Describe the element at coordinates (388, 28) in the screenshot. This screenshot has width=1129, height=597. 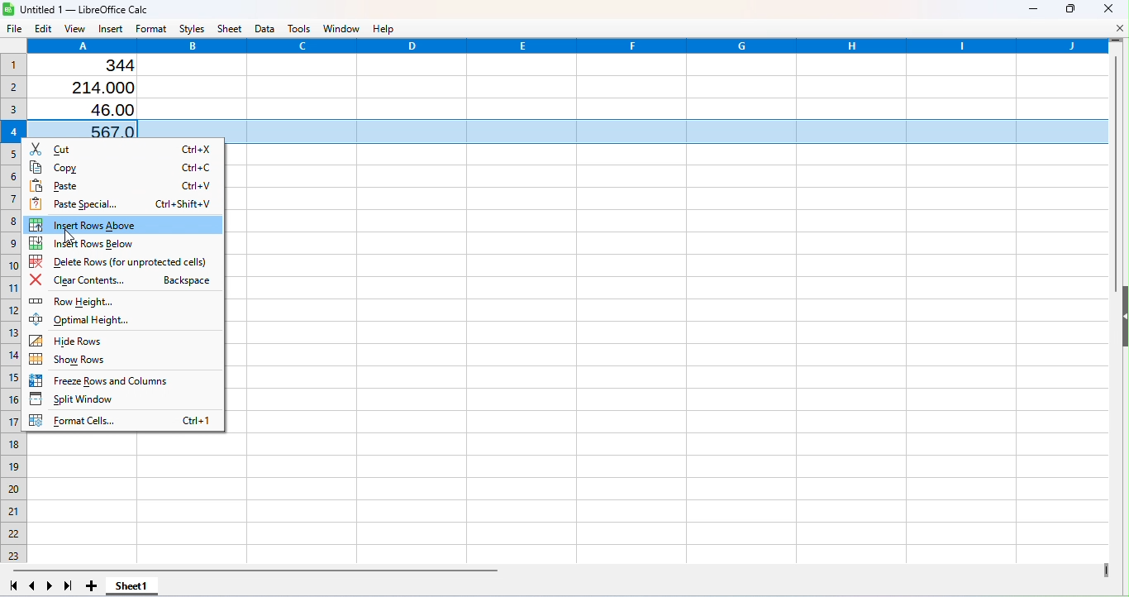
I see `Help` at that location.